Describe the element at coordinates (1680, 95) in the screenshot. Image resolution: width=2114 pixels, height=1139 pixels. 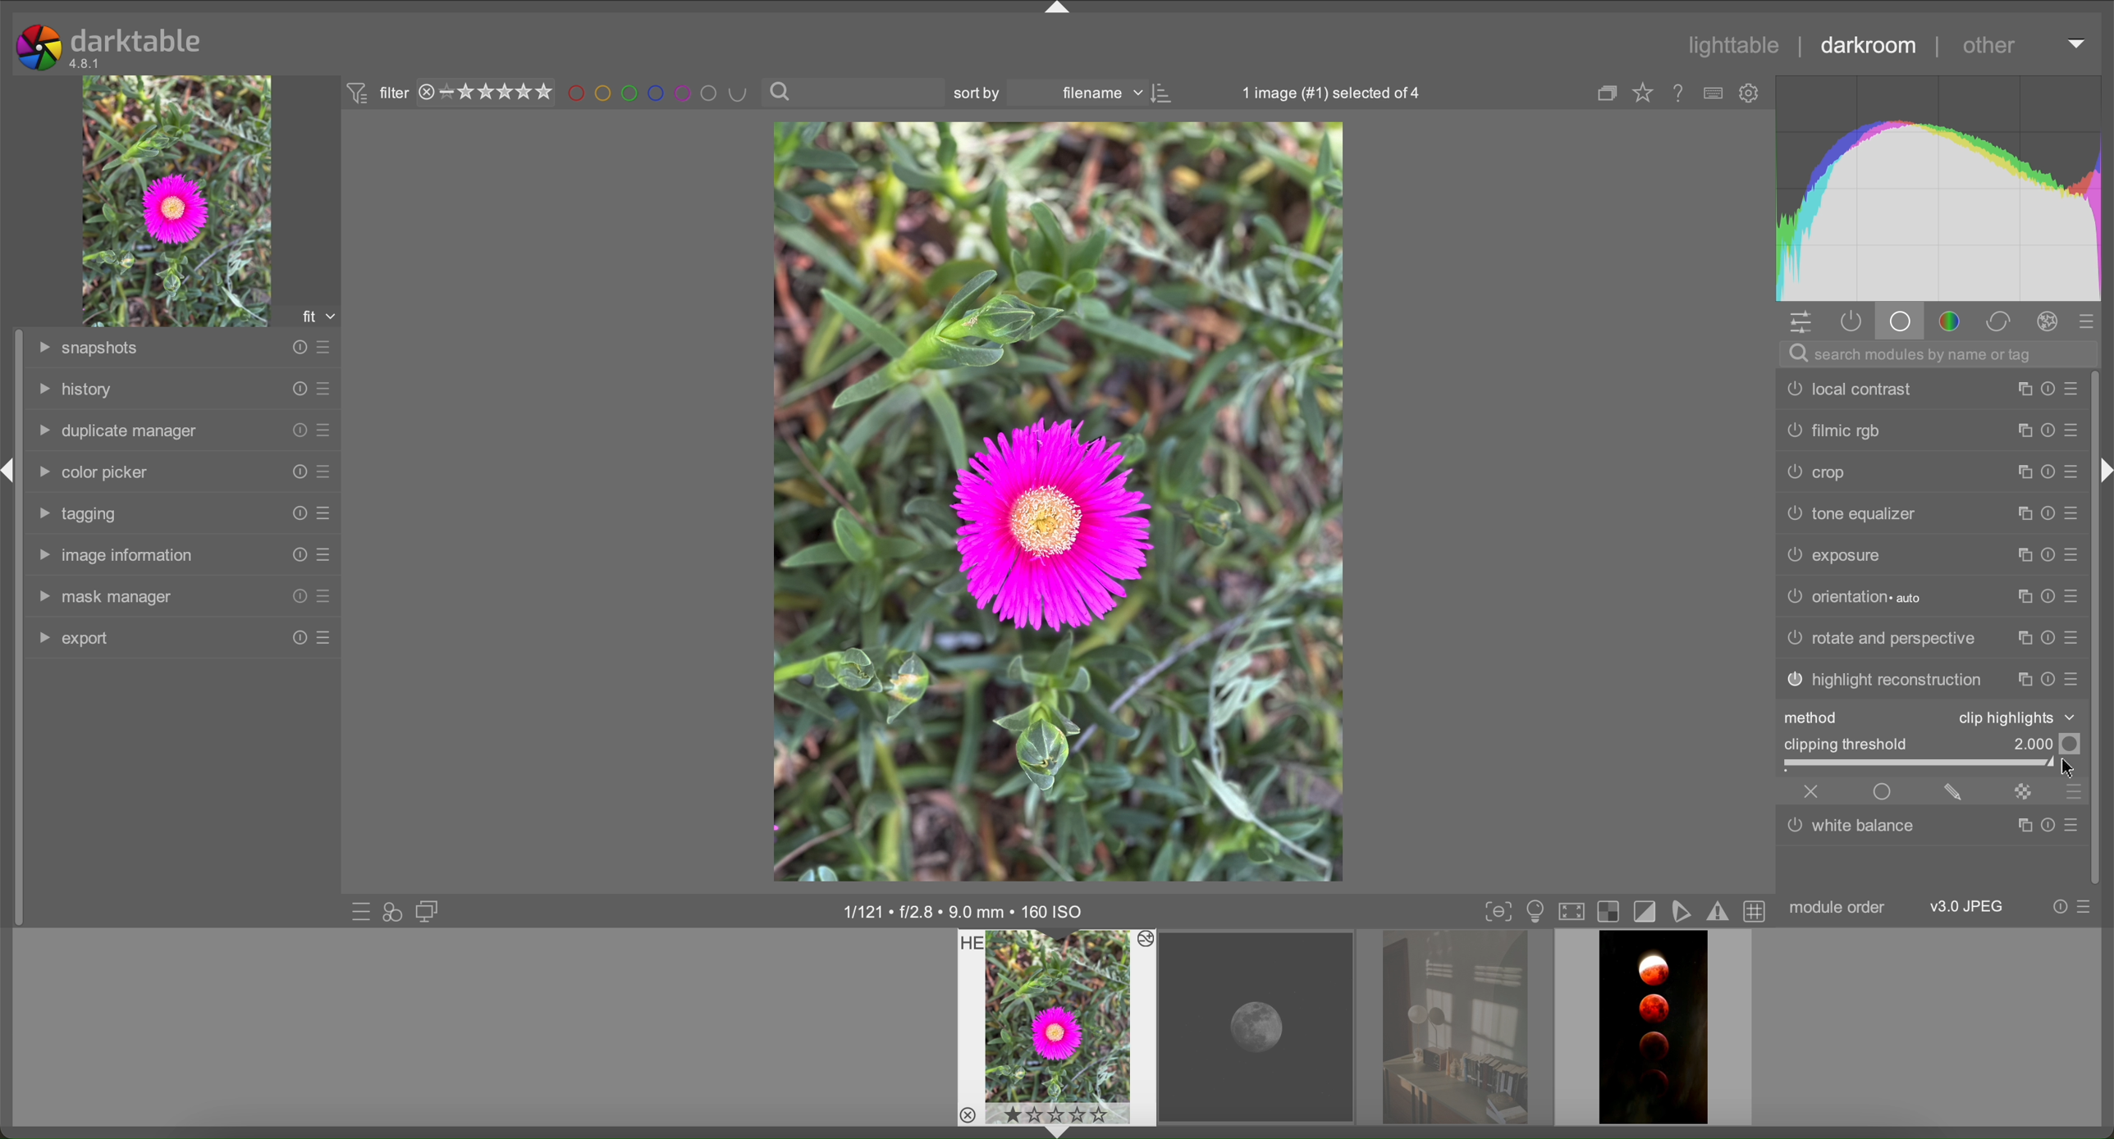
I see `online help` at that location.